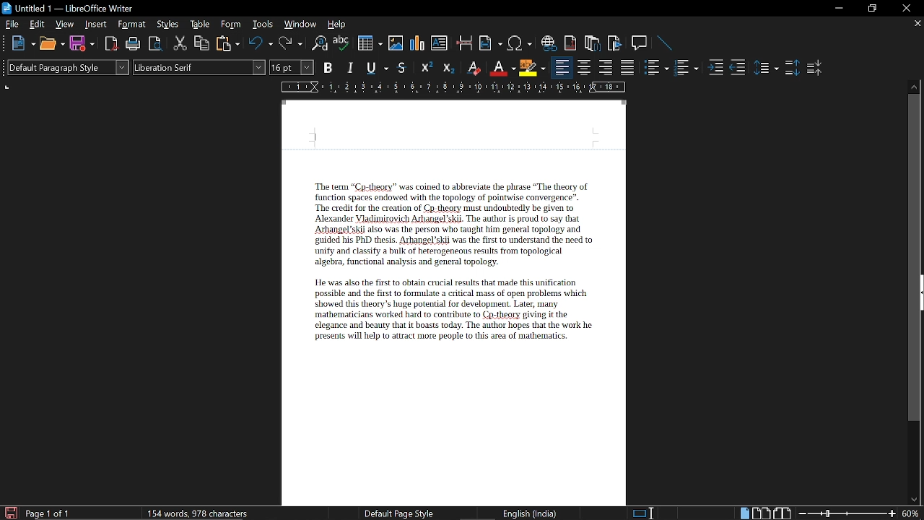  Describe the element at coordinates (502, 68) in the screenshot. I see `Underline` at that location.